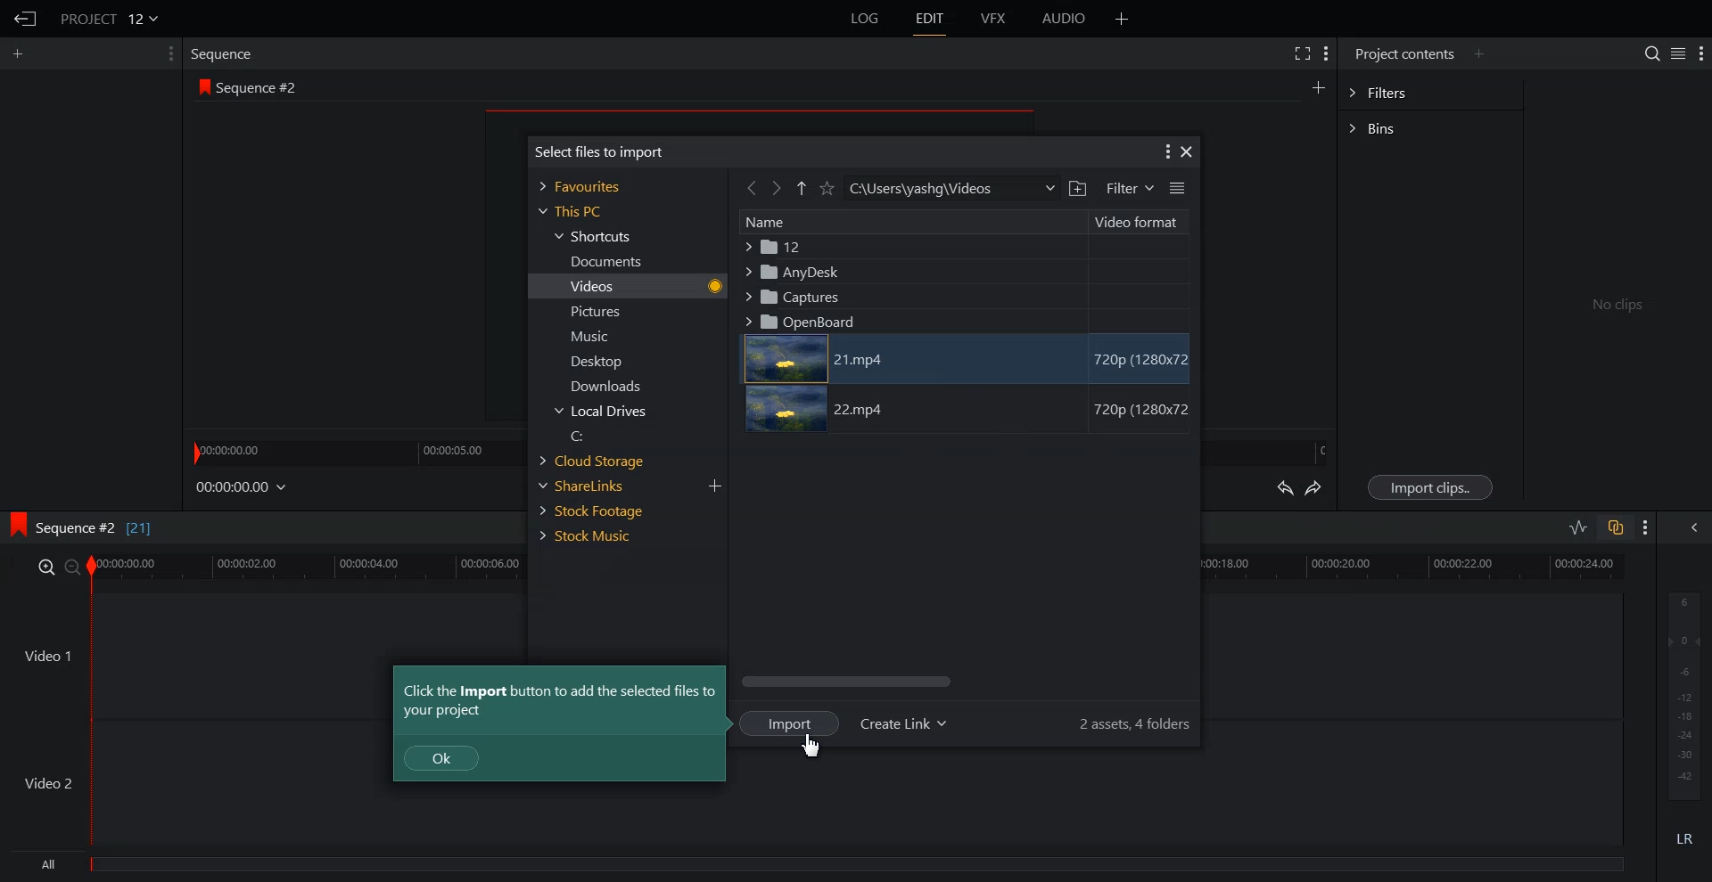 The width and height of the screenshot is (1712, 882). Describe the element at coordinates (1685, 838) in the screenshot. I see `LR` at that location.